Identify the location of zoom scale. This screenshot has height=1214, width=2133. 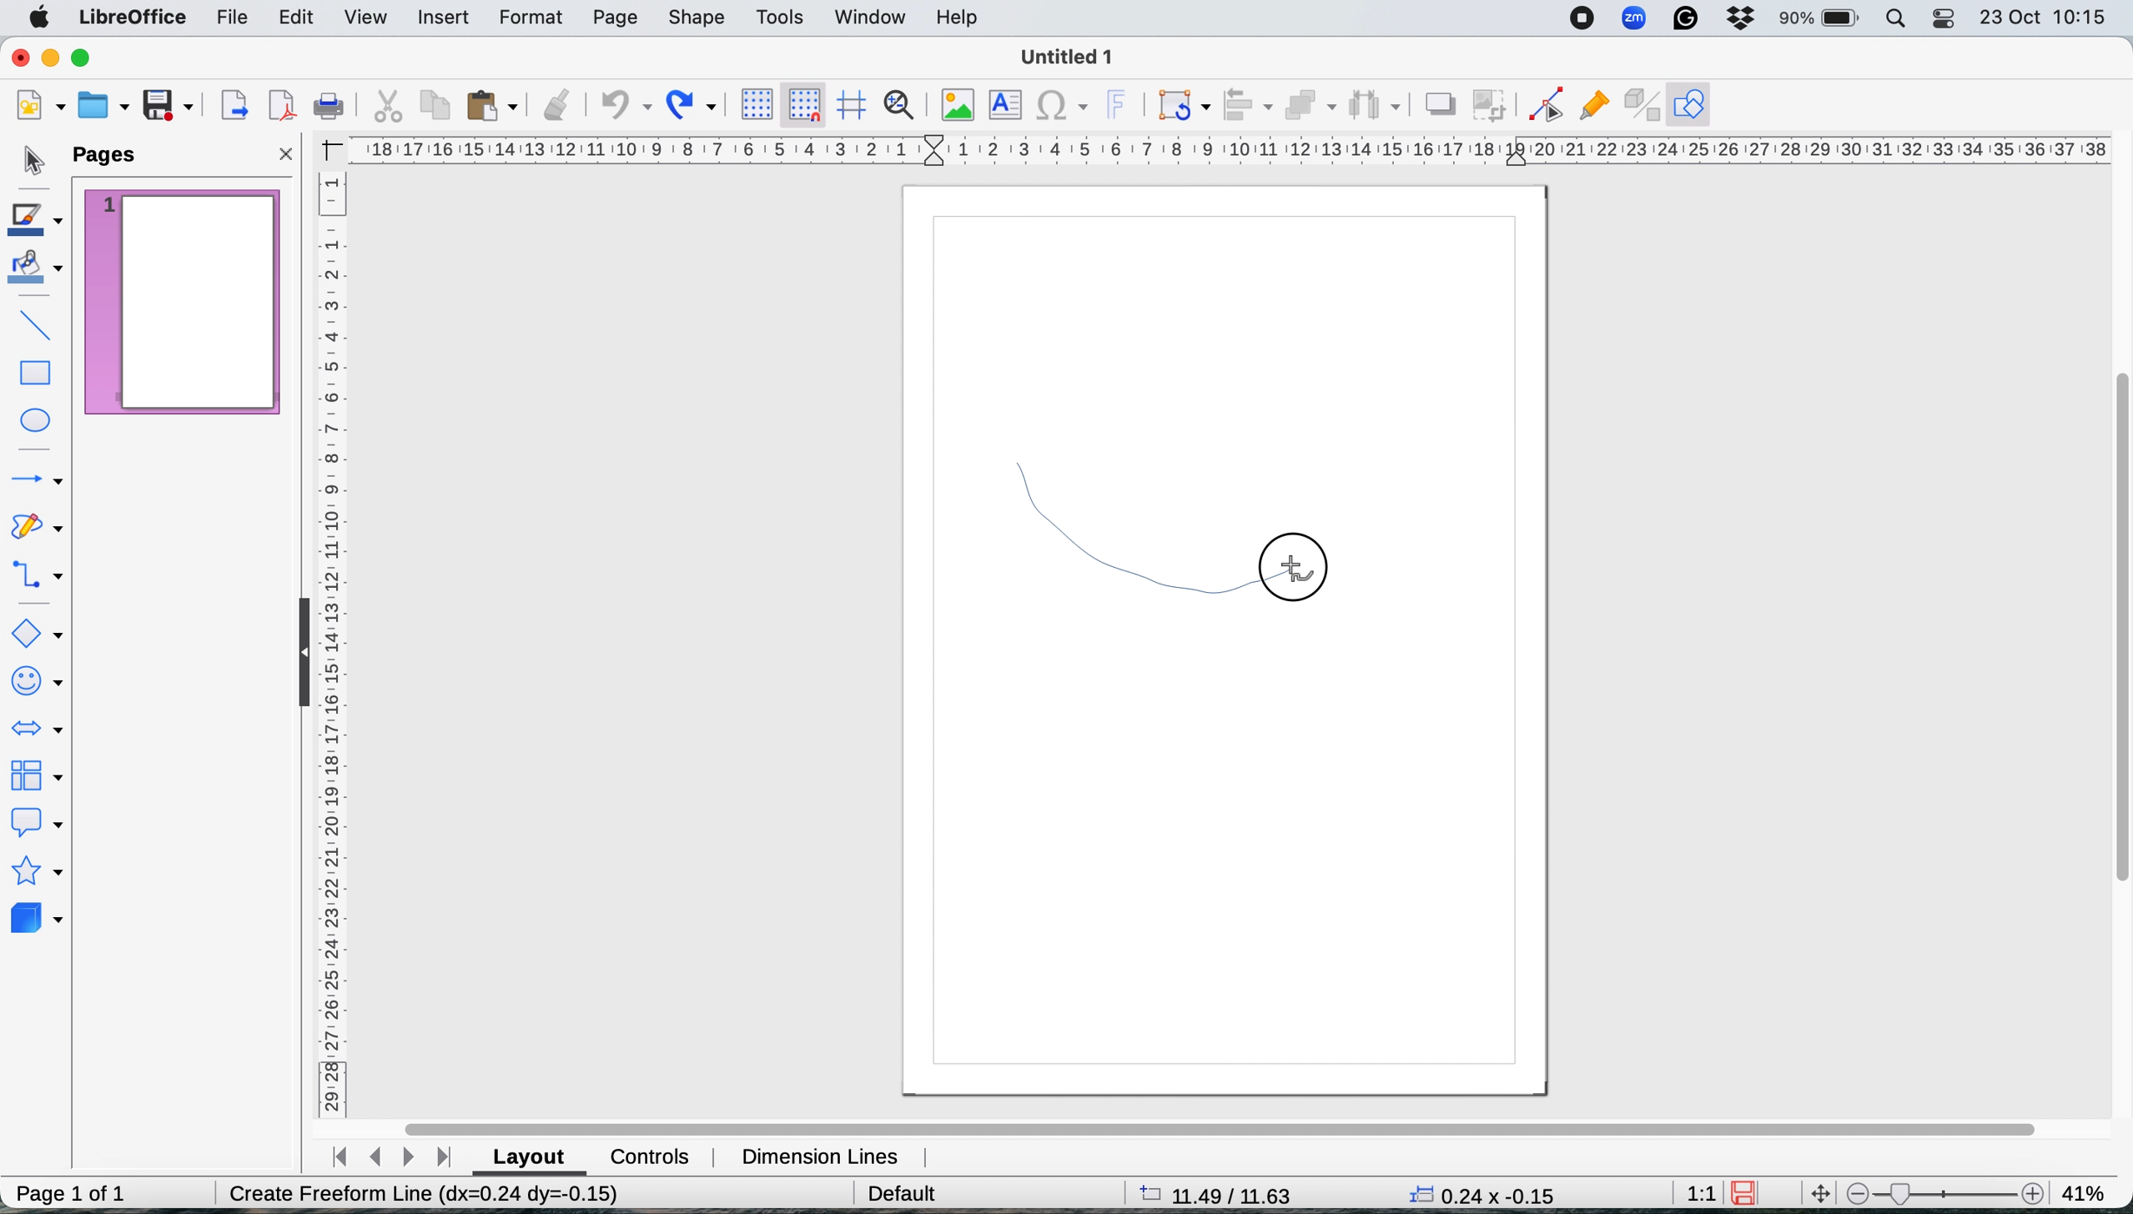
(1948, 1191).